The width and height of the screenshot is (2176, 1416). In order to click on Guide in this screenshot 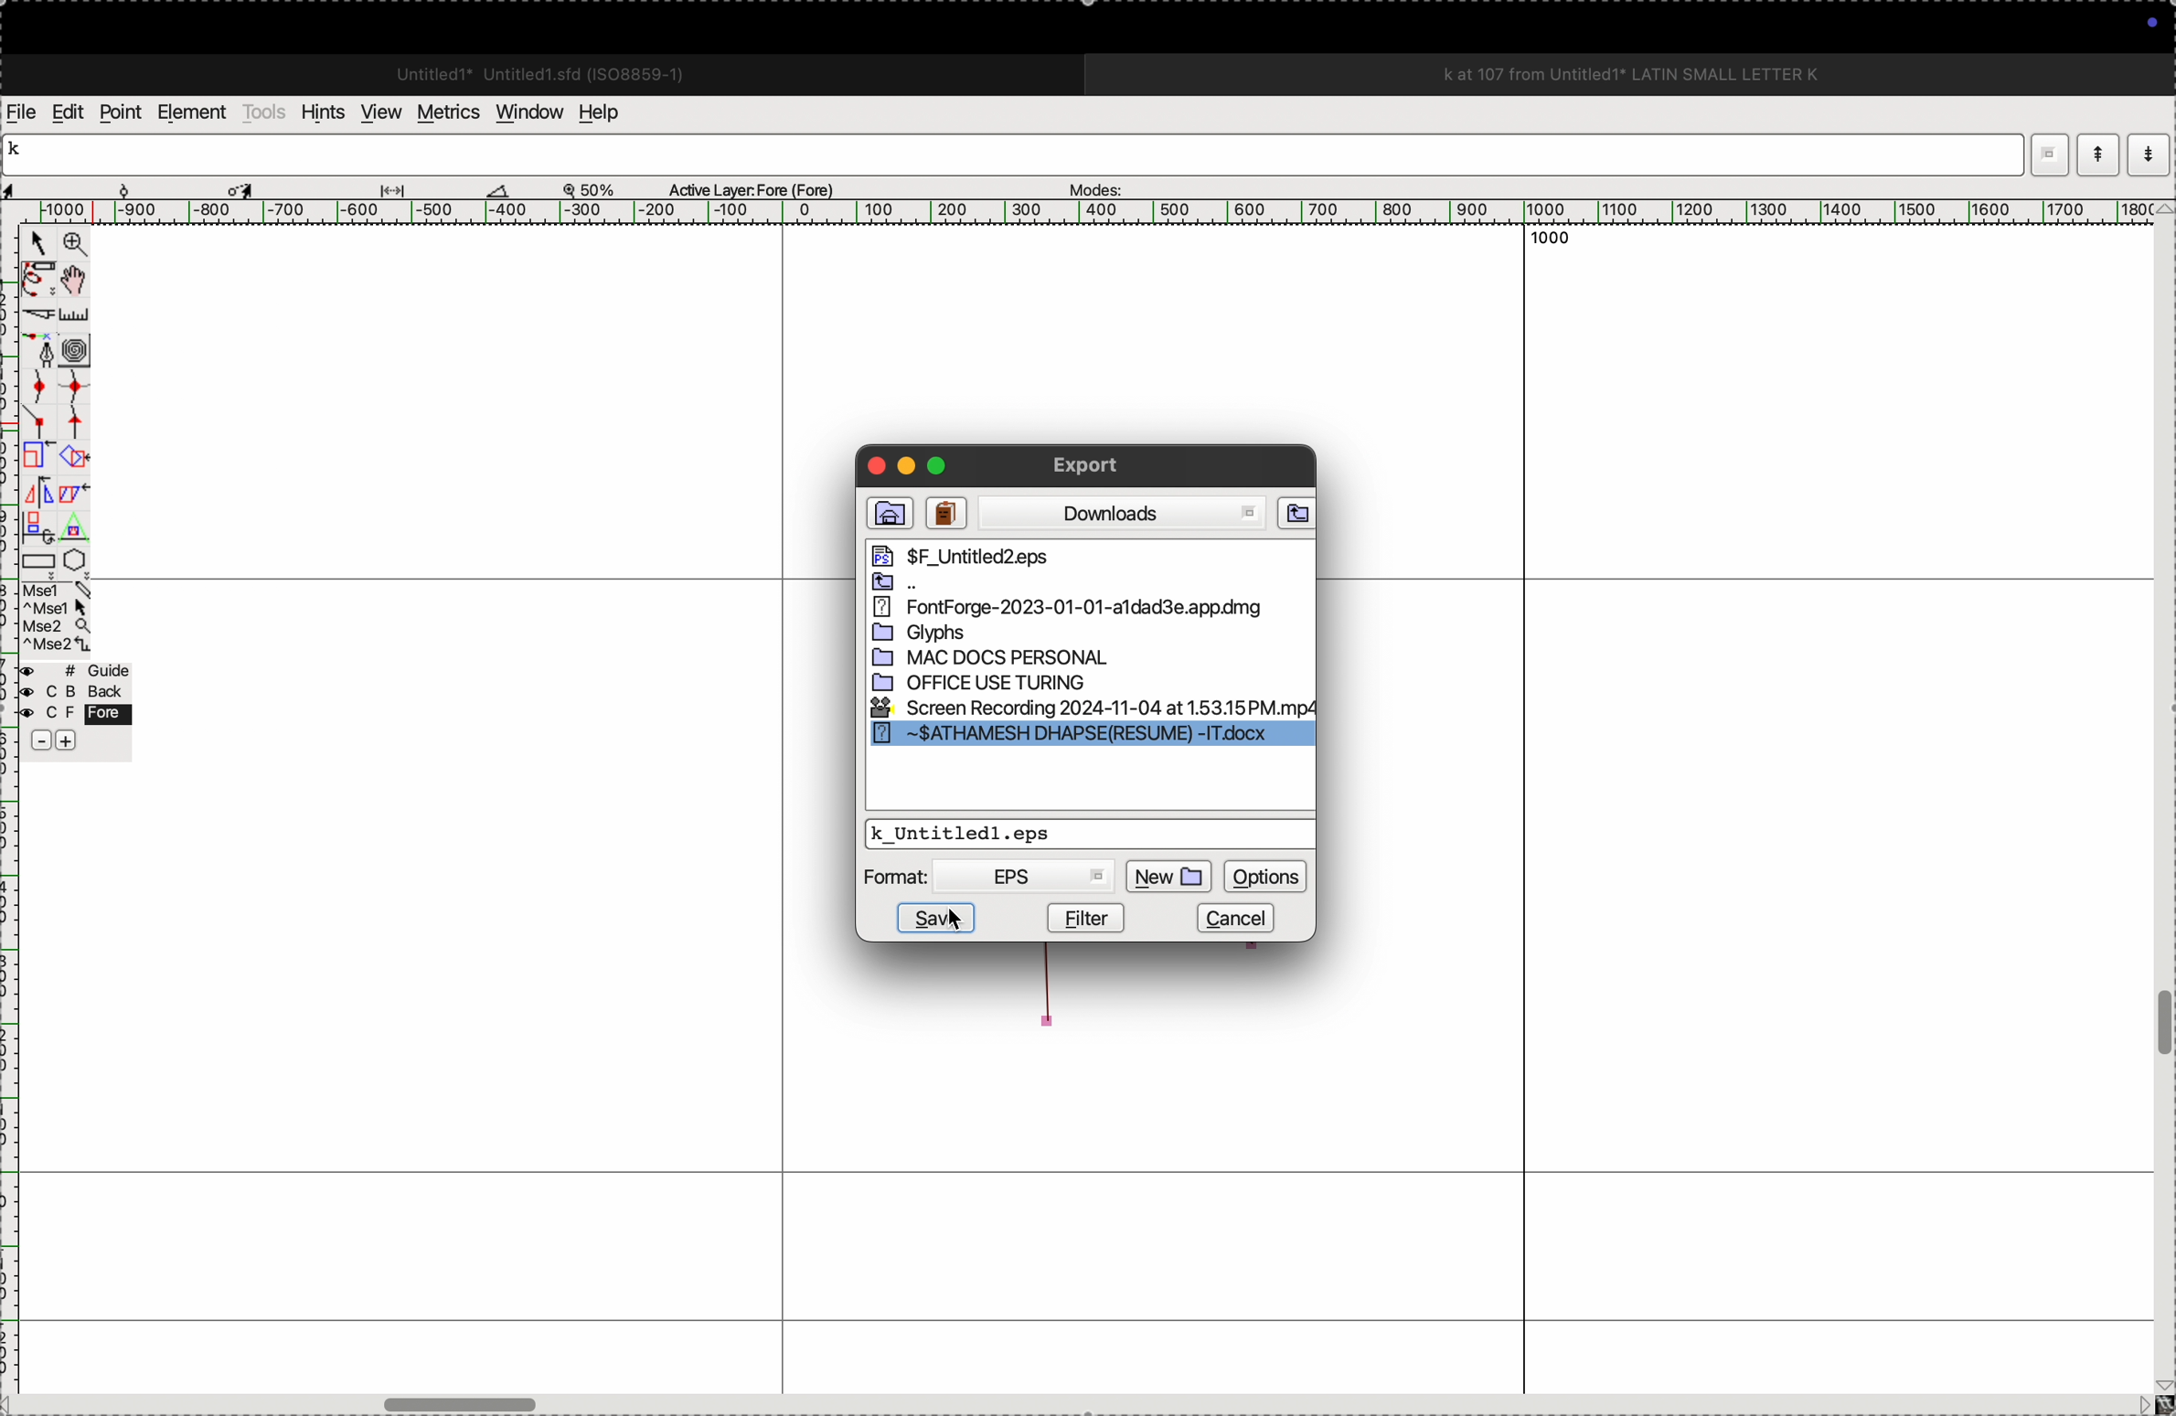, I will do `click(74, 708)`.